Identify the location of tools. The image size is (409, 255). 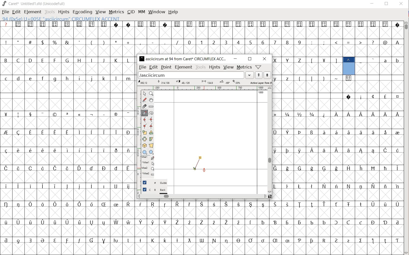
(201, 67).